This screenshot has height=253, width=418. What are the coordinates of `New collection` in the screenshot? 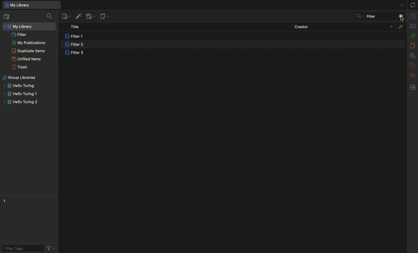 It's located at (7, 17).